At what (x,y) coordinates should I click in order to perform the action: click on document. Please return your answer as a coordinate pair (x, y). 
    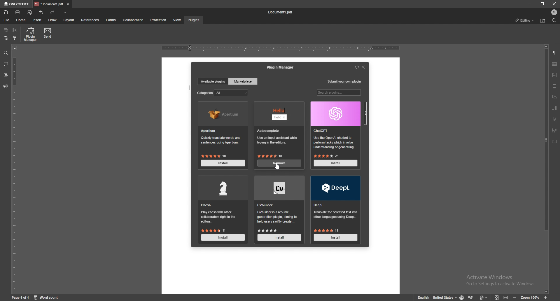
    Looking at the image, I should click on (296, 271).